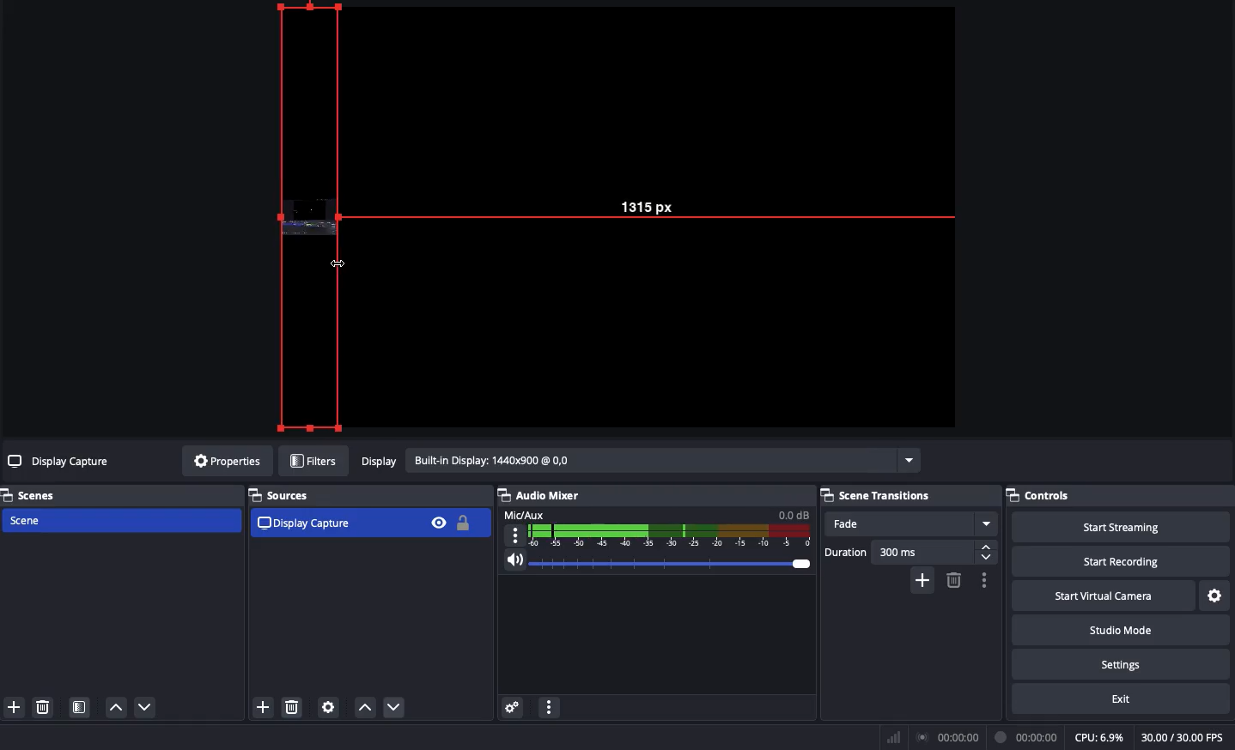  Describe the element at coordinates (1027, 737) in the screenshot. I see `Recording ` at that location.